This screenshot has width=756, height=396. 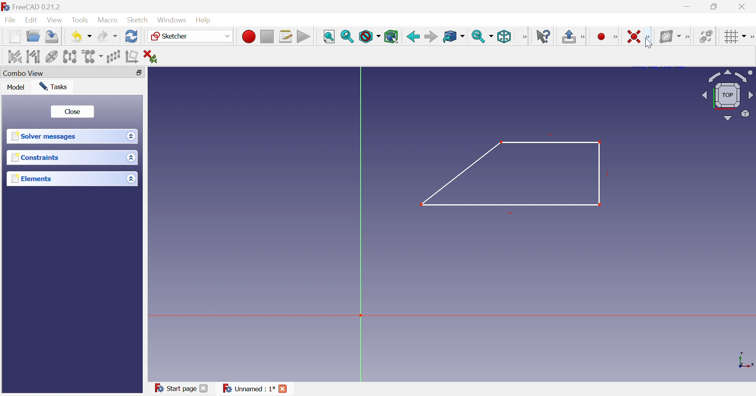 What do you see at coordinates (329, 36) in the screenshot?
I see `Fit all` at bounding box center [329, 36].